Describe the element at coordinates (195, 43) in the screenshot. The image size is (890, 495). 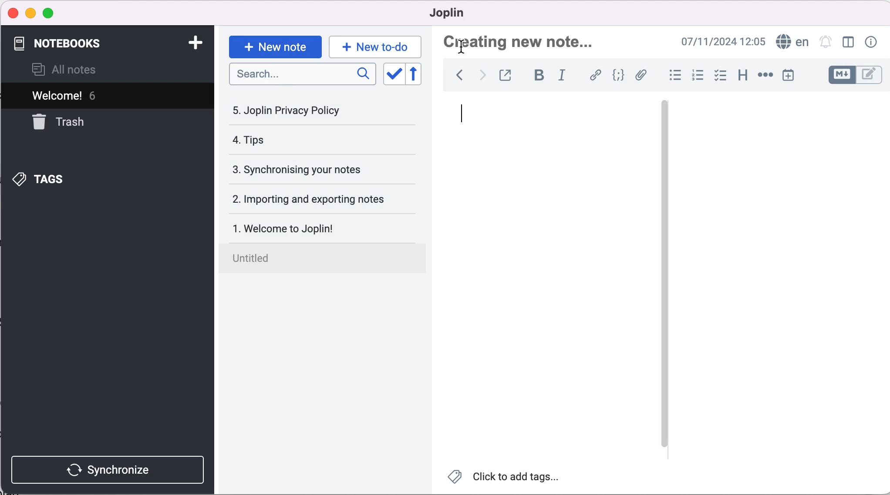
I see `add notebook` at that location.